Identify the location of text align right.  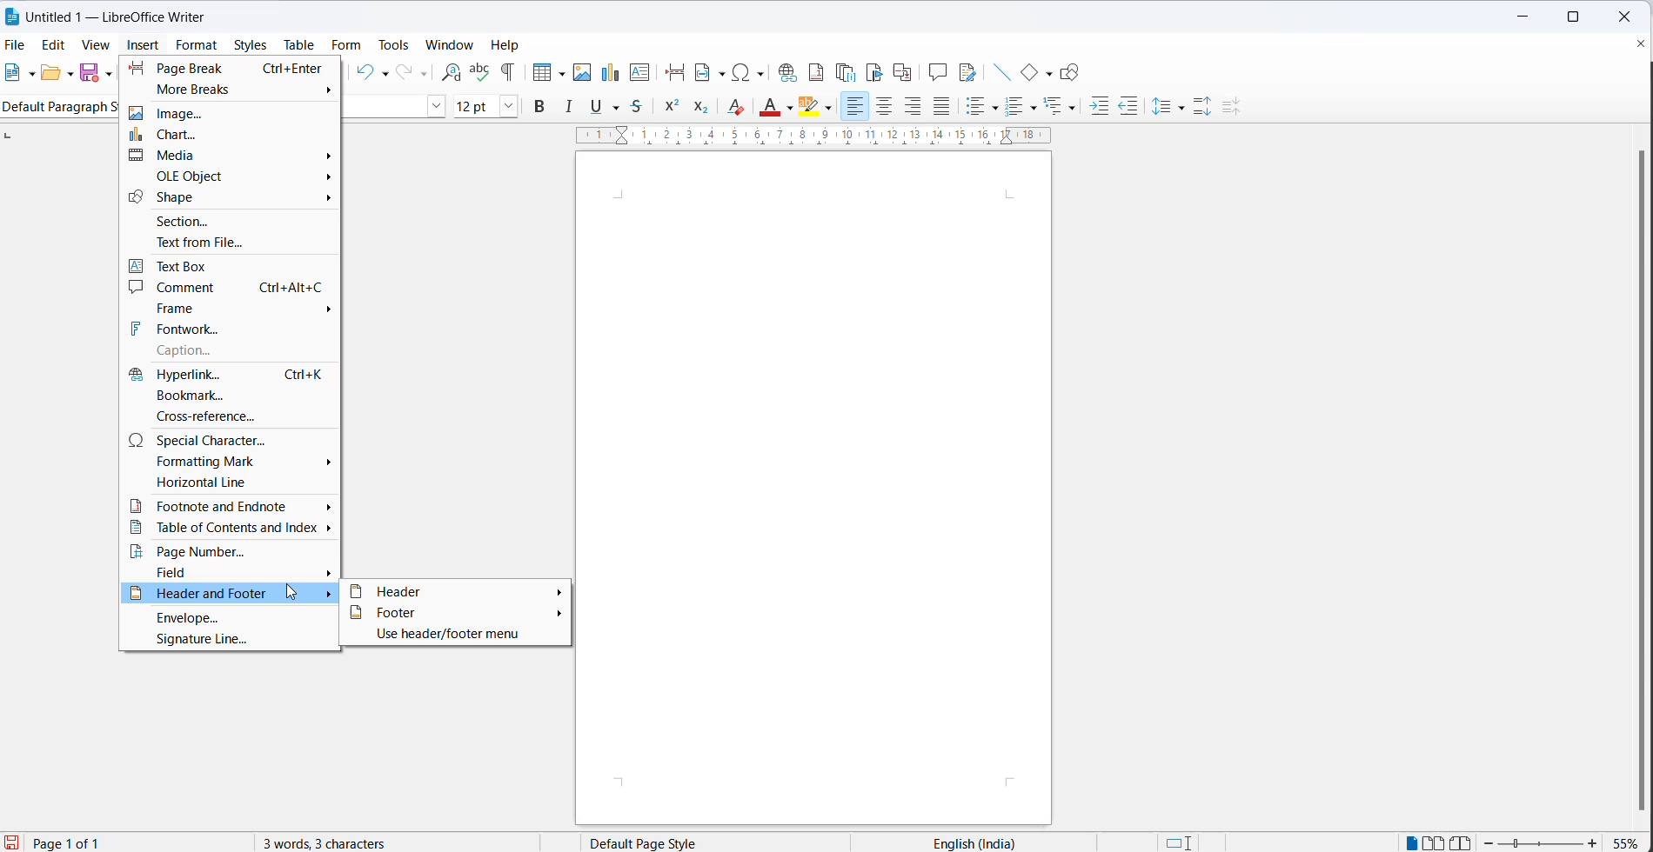
(913, 107).